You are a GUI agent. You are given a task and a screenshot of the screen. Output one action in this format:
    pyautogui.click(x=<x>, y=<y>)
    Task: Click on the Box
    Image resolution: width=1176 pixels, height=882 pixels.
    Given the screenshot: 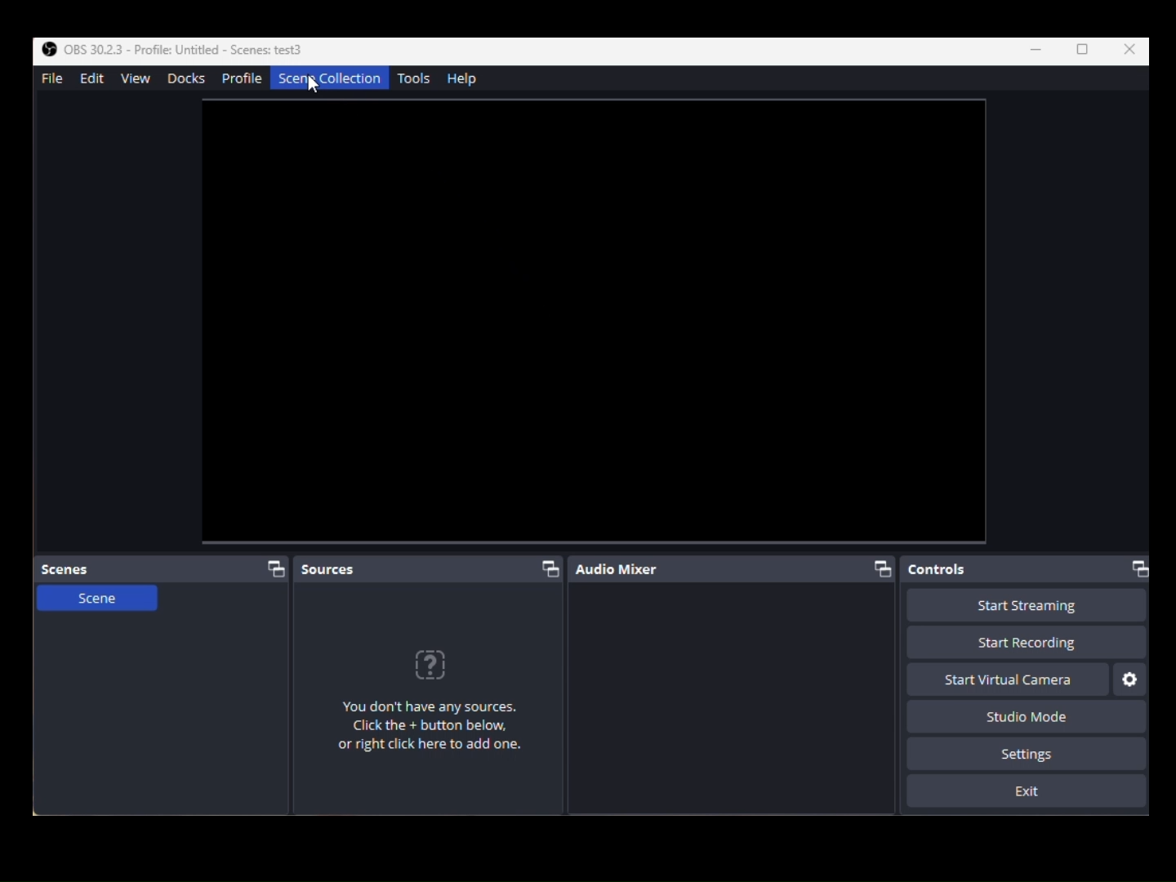 What is the action you would take?
    pyautogui.click(x=1084, y=51)
    